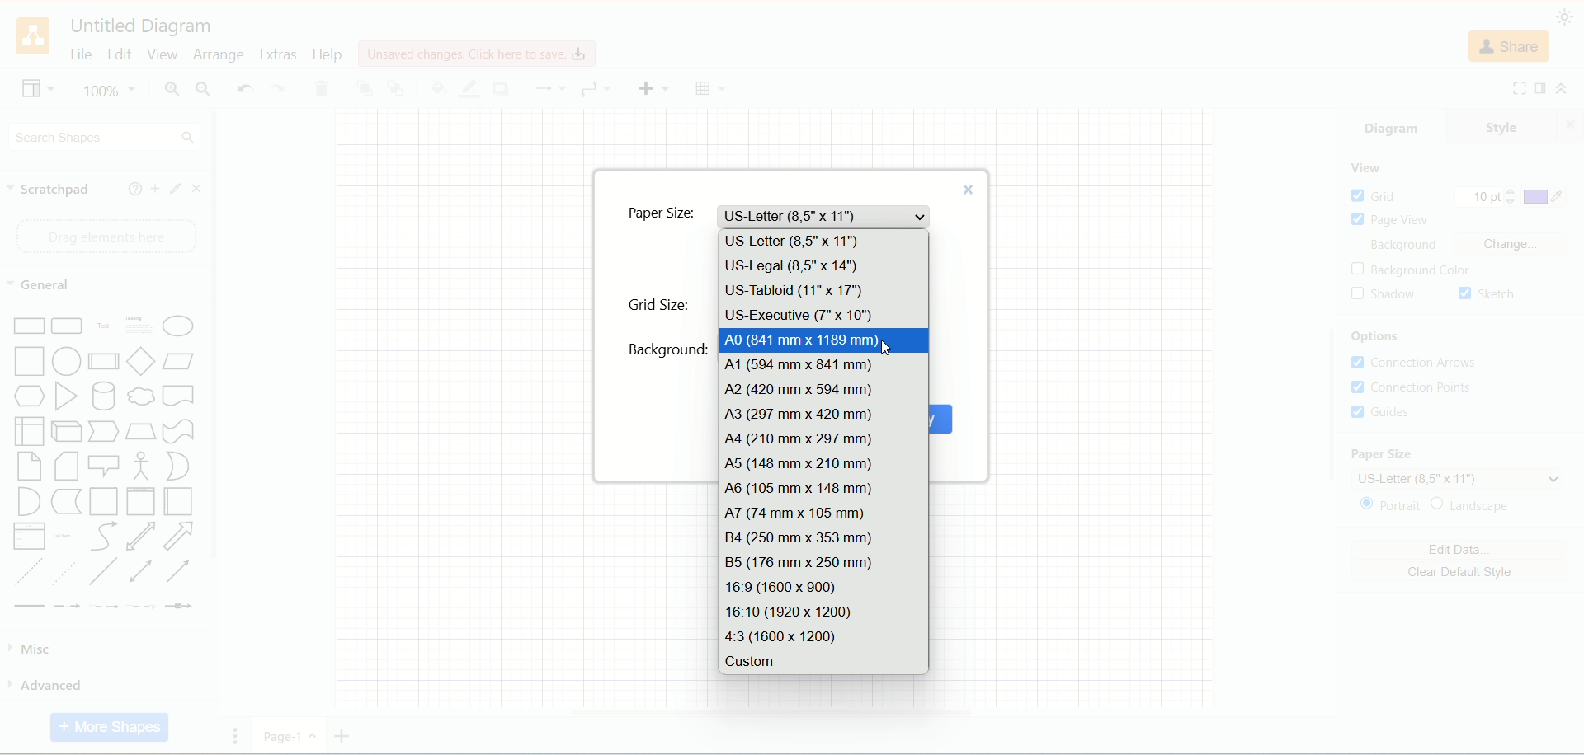  Describe the element at coordinates (105, 607) in the screenshot. I see `Connector with 2 Labels` at that location.